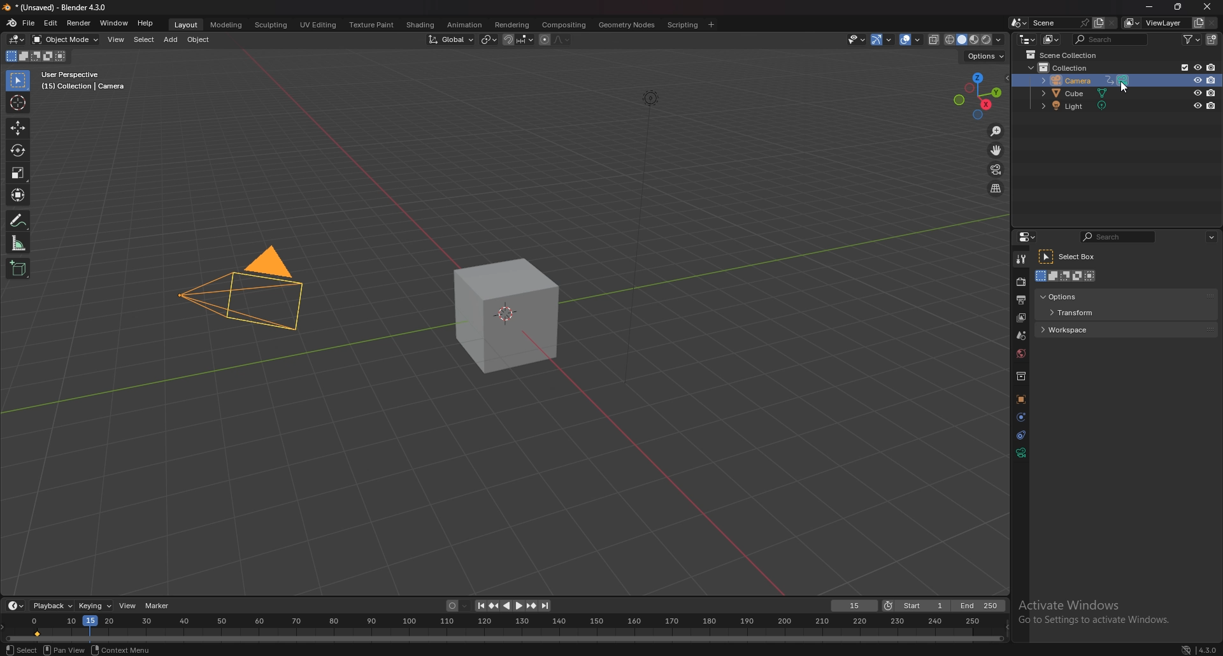  What do you see at coordinates (1020, 318) in the screenshot?
I see `layer` at bounding box center [1020, 318].